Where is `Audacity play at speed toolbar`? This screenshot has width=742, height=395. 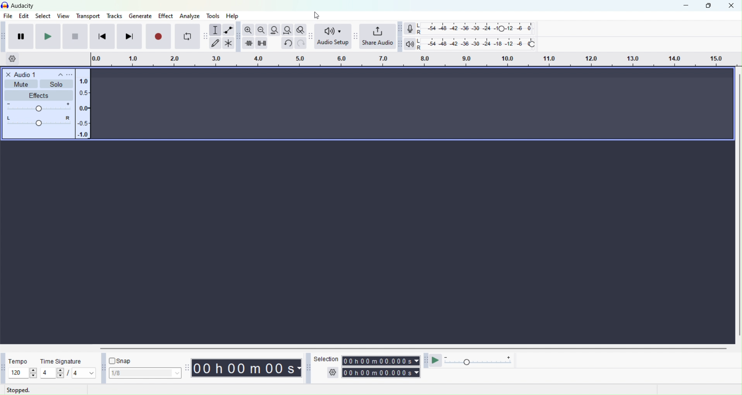
Audacity play at speed toolbar is located at coordinates (425, 362).